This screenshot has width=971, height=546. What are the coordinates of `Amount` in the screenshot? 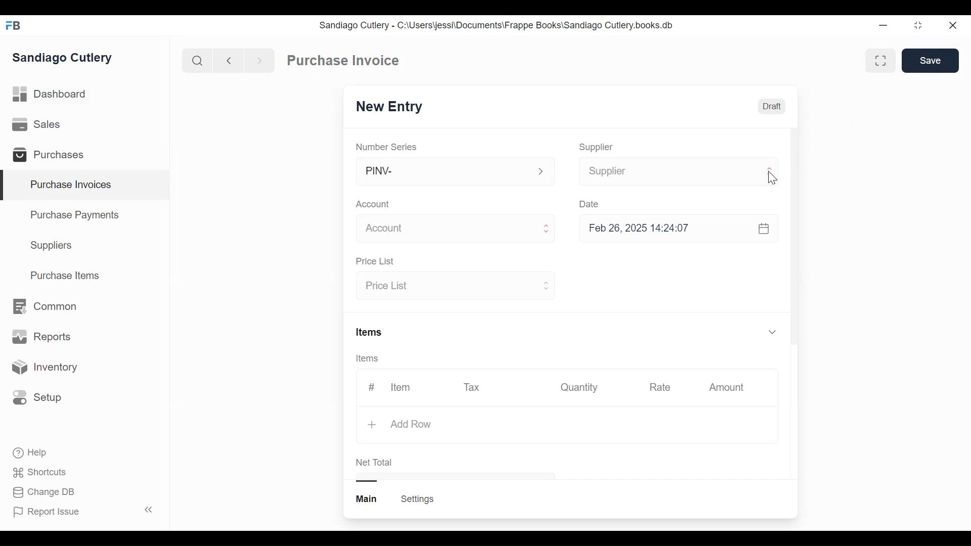 It's located at (729, 388).